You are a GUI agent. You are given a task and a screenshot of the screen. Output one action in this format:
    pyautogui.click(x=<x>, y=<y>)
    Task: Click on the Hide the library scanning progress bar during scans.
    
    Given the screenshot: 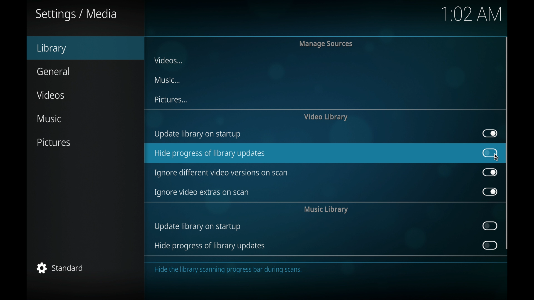 What is the action you would take?
    pyautogui.click(x=233, y=272)
    